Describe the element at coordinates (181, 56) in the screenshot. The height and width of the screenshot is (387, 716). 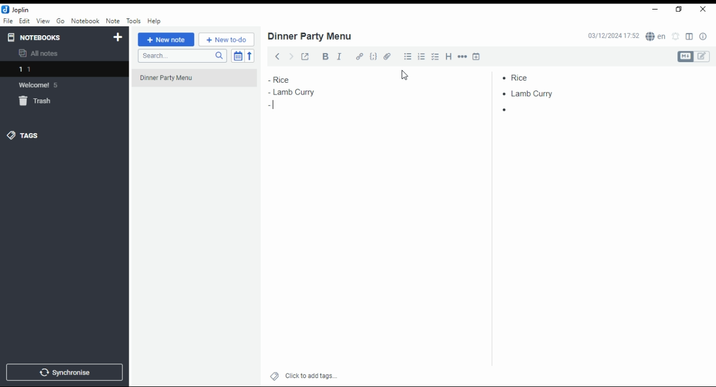
I see `search notes` at that location.